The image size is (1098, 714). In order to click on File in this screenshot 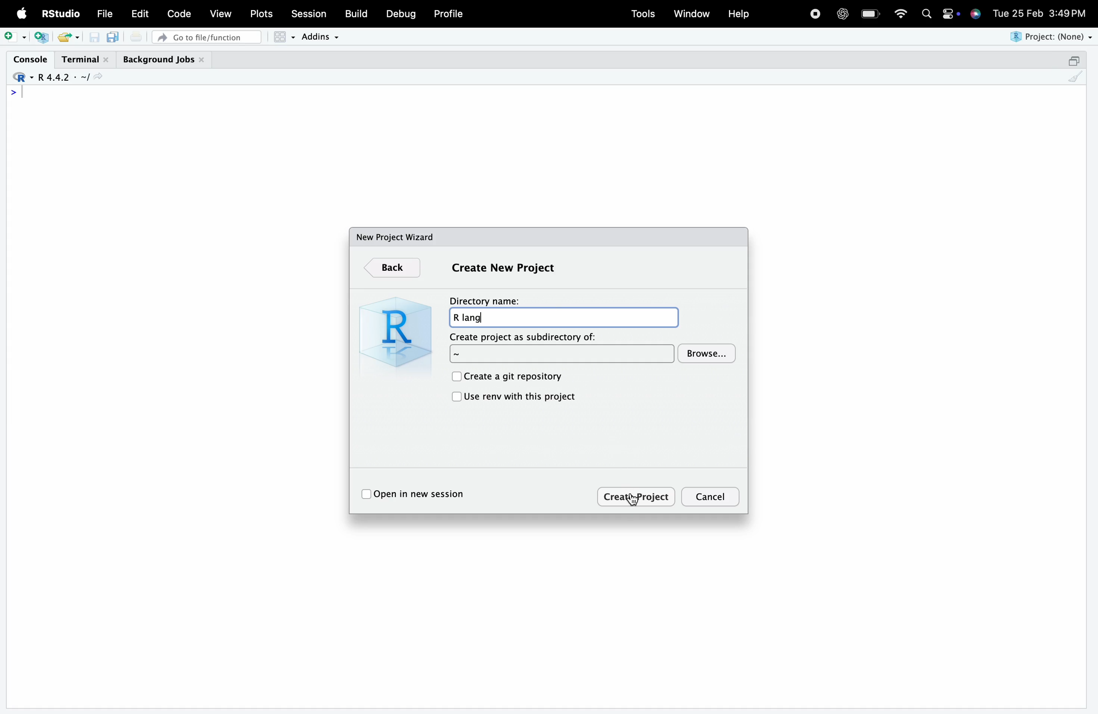, I will do `click(105, 14)`.